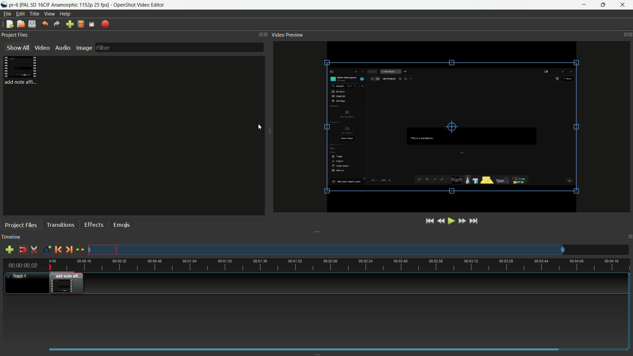  I want to click on new file, so click(9, 24).